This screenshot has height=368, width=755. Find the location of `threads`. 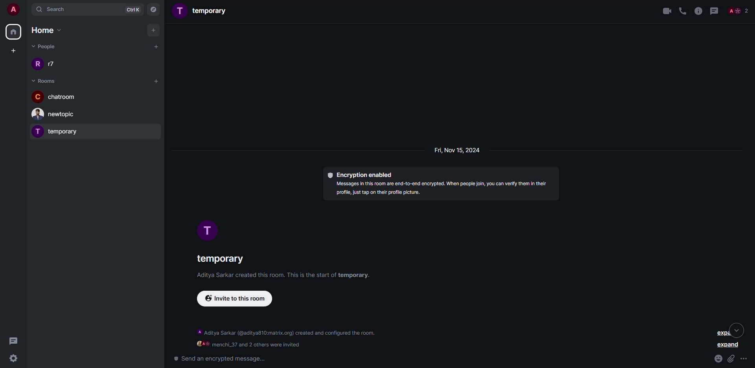

threads is located at coordinates (15, 340).